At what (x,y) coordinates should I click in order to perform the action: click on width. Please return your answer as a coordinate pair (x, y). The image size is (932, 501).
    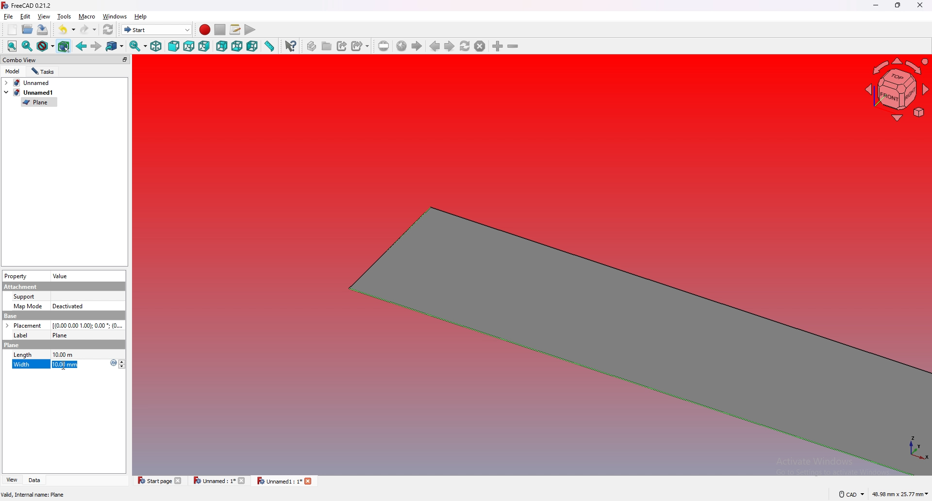
    Looking at the image, I should click on (22, 366).